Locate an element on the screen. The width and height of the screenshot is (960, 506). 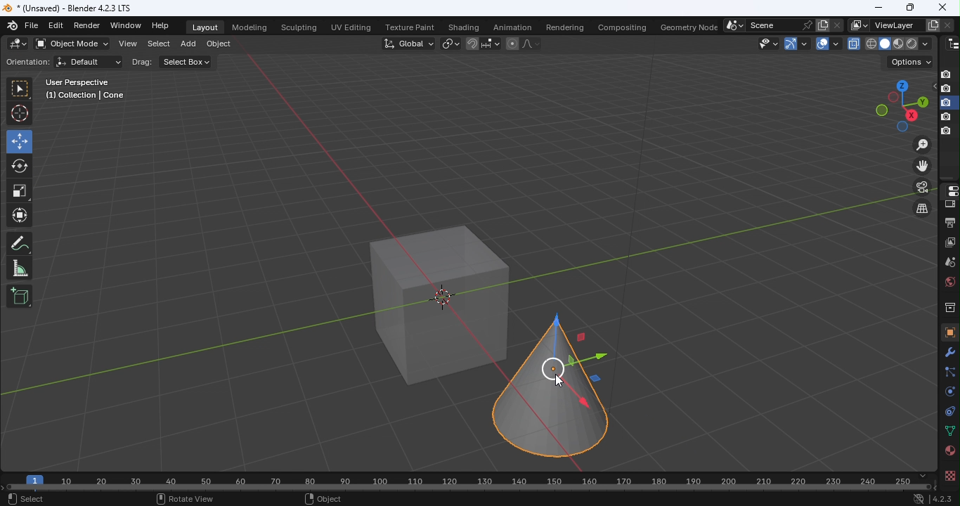
Show overlays is located at coordinates (822, 44).